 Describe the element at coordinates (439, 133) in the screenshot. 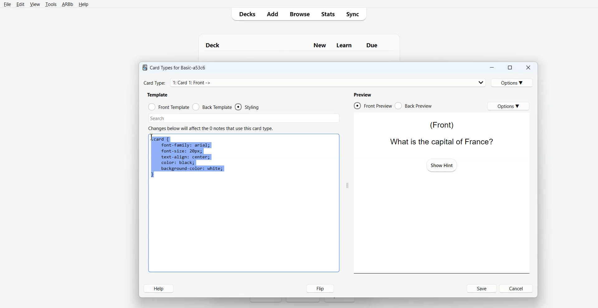

I see `(Front)
What is the capital of France?` at that location.